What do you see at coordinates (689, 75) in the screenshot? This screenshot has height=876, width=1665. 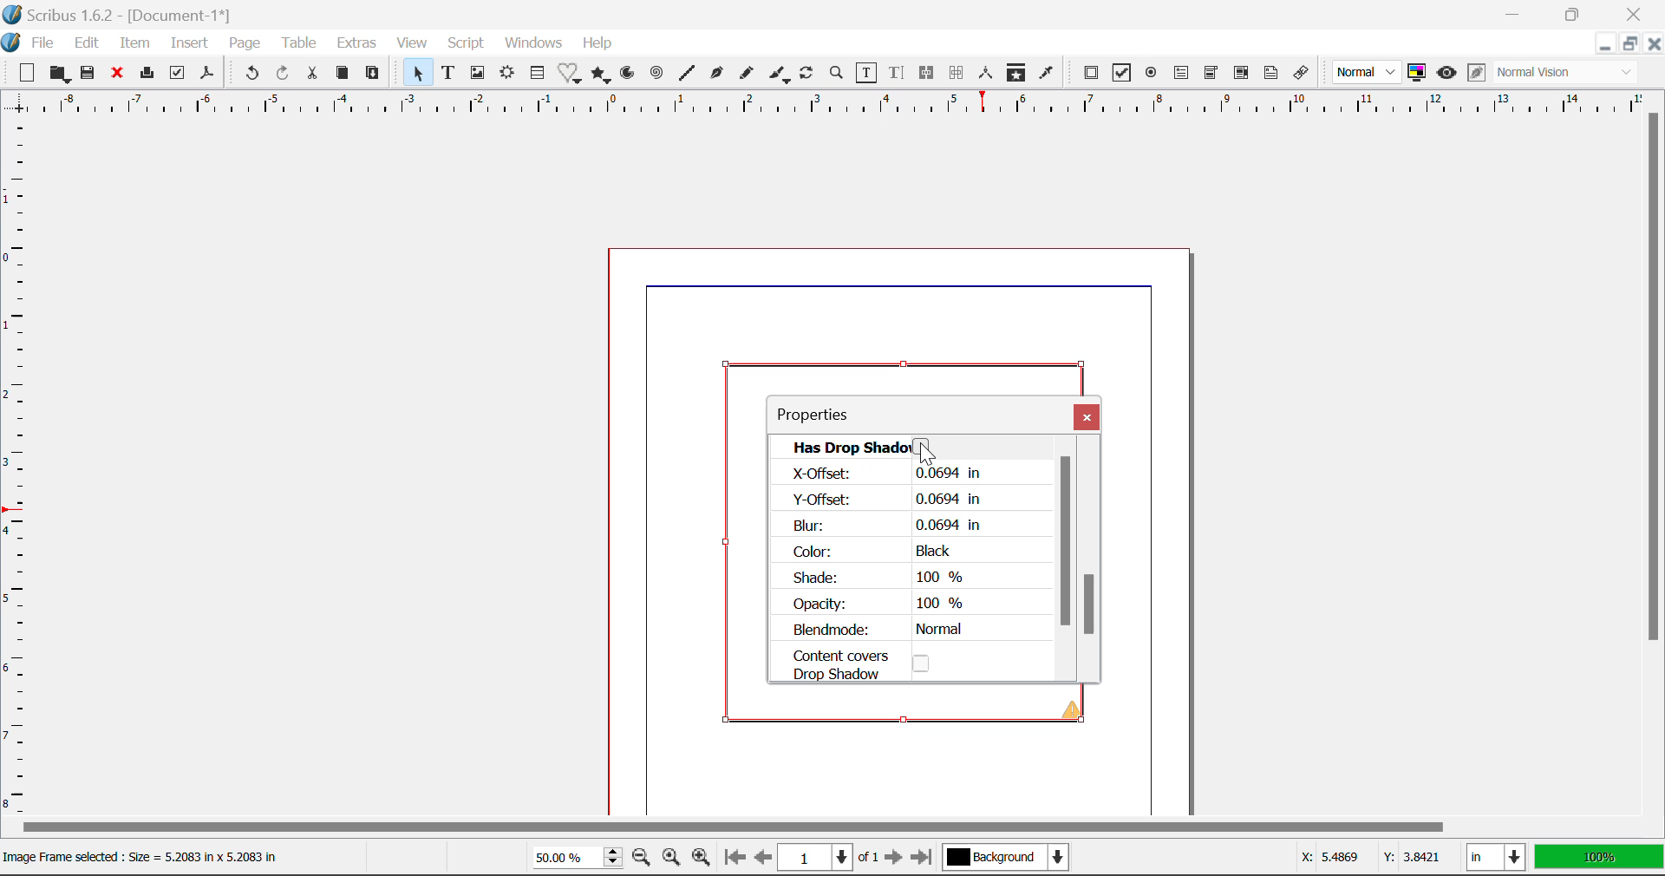 I see `Line` at bounding box center [689, 75].